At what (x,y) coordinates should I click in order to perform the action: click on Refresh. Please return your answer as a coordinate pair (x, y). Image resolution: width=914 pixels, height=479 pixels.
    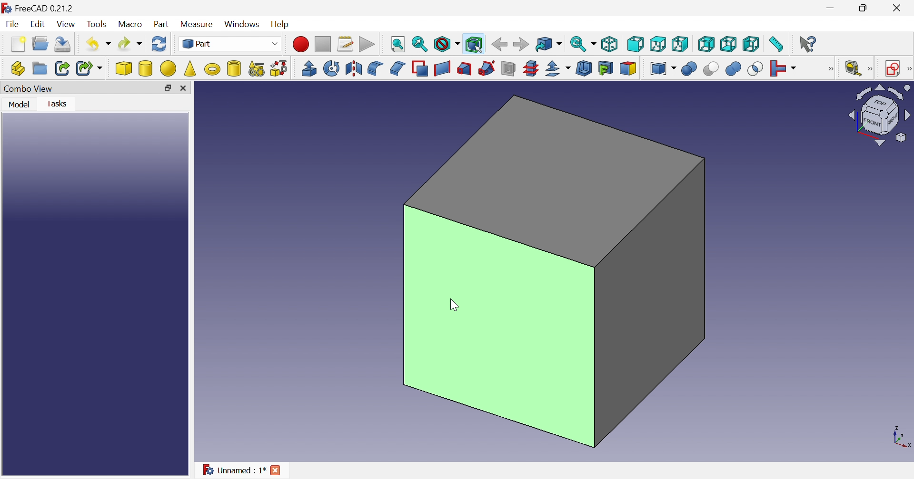
    Looking at the image, I should click on (159, 46).